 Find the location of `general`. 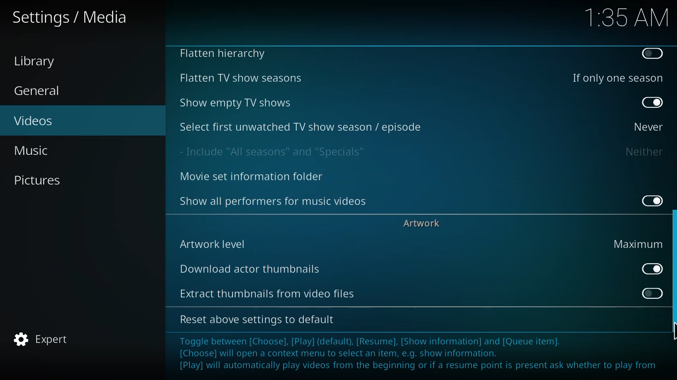

general is located at coordinates (39, 91).